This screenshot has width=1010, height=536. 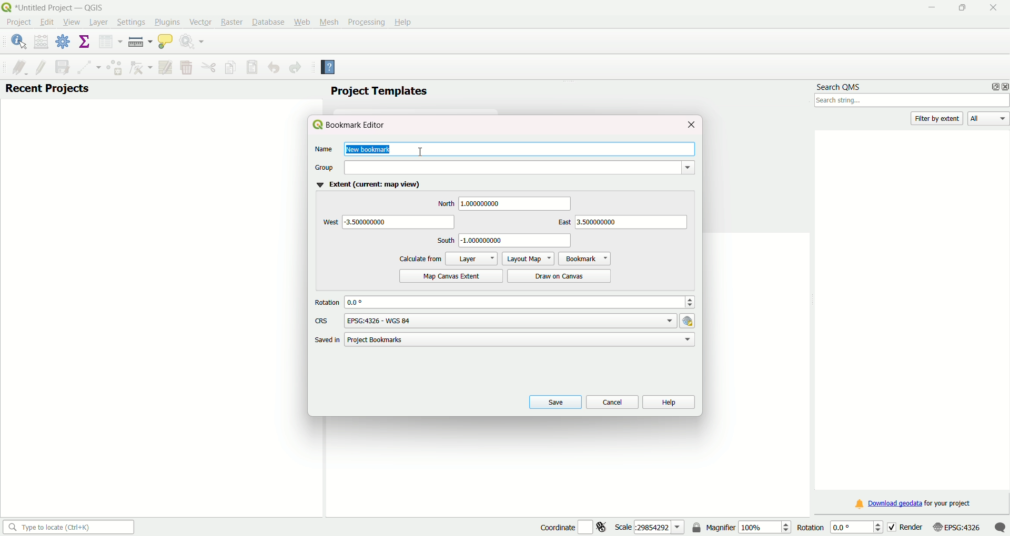 What do you see at coordinates (584, 258) in the screenshot?
I see `bookmark` at bounding box center [584, 258].